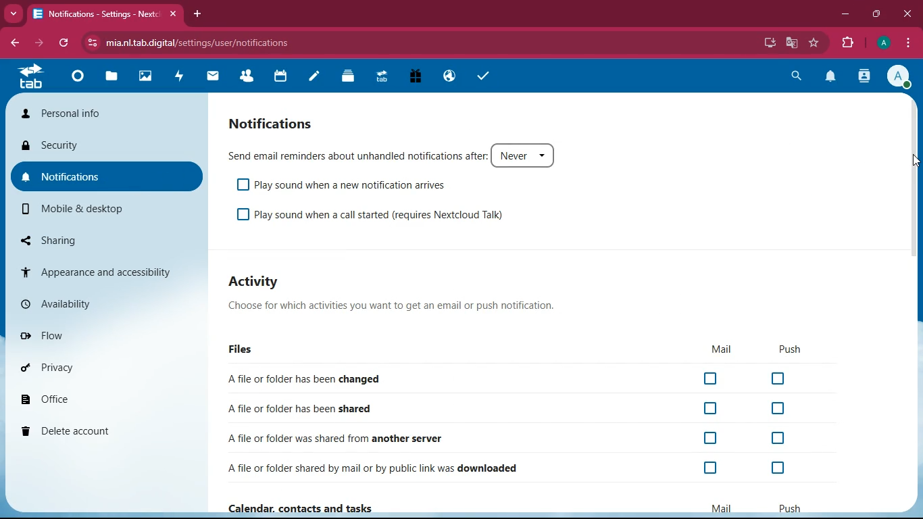 This screenshot has height=519, width=923. I want to click on tab, so click(34, 76).